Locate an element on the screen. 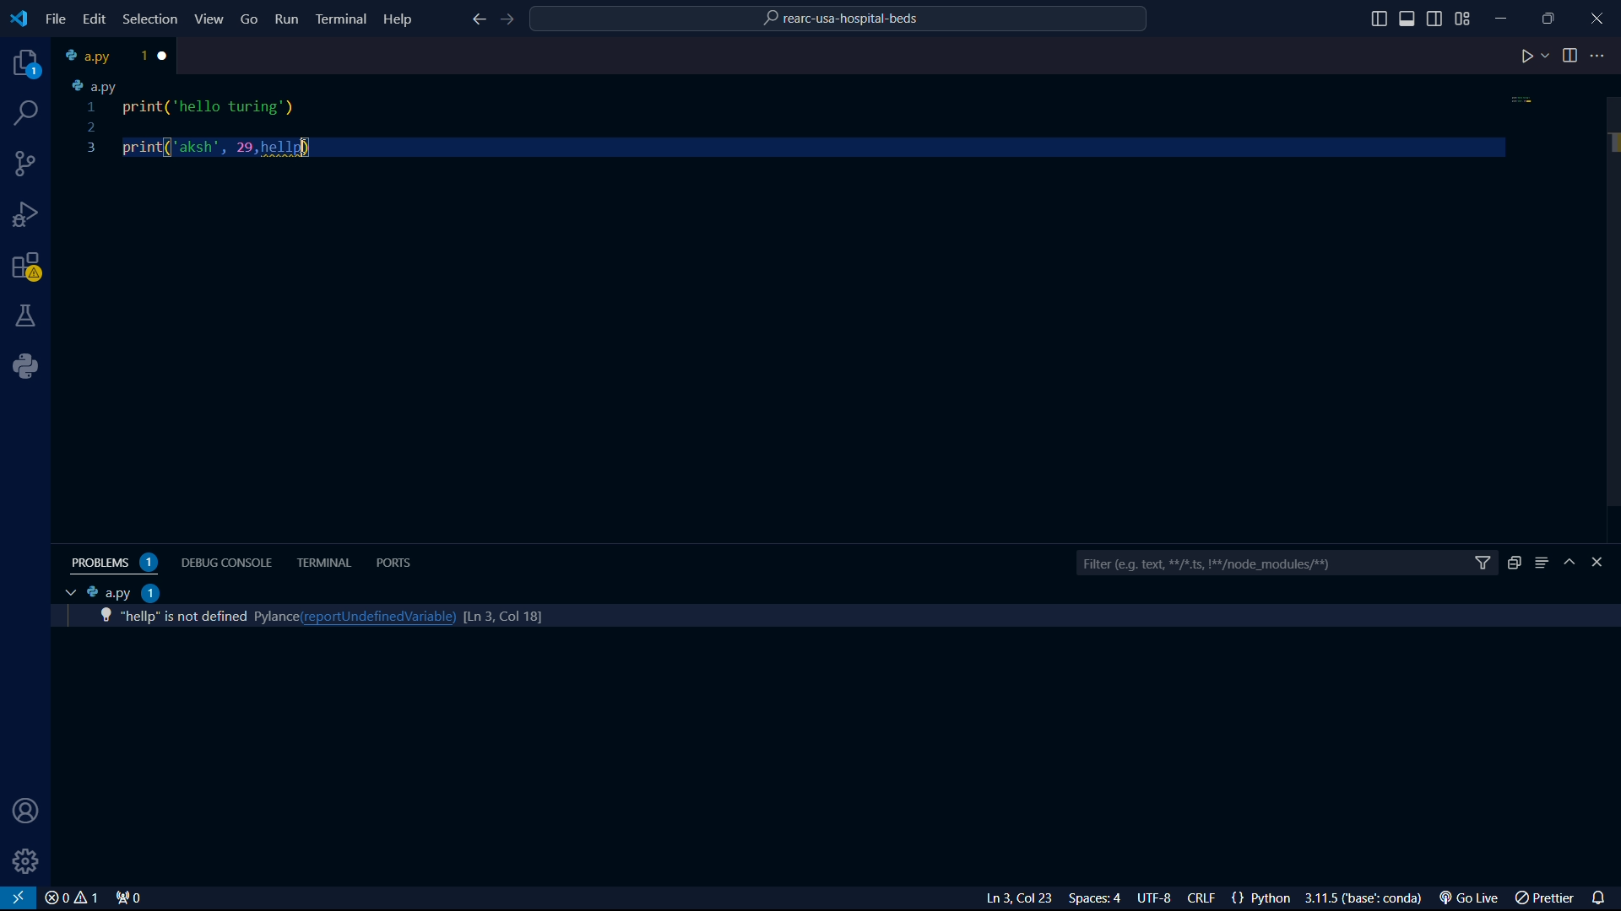  edit is located at coordinates (93, 19).